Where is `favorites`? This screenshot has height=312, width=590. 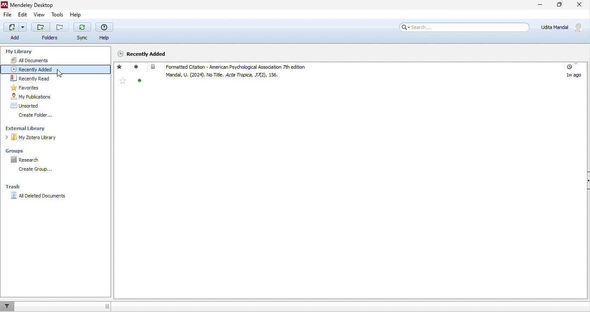
favorites is located at coordinates (120, 67).